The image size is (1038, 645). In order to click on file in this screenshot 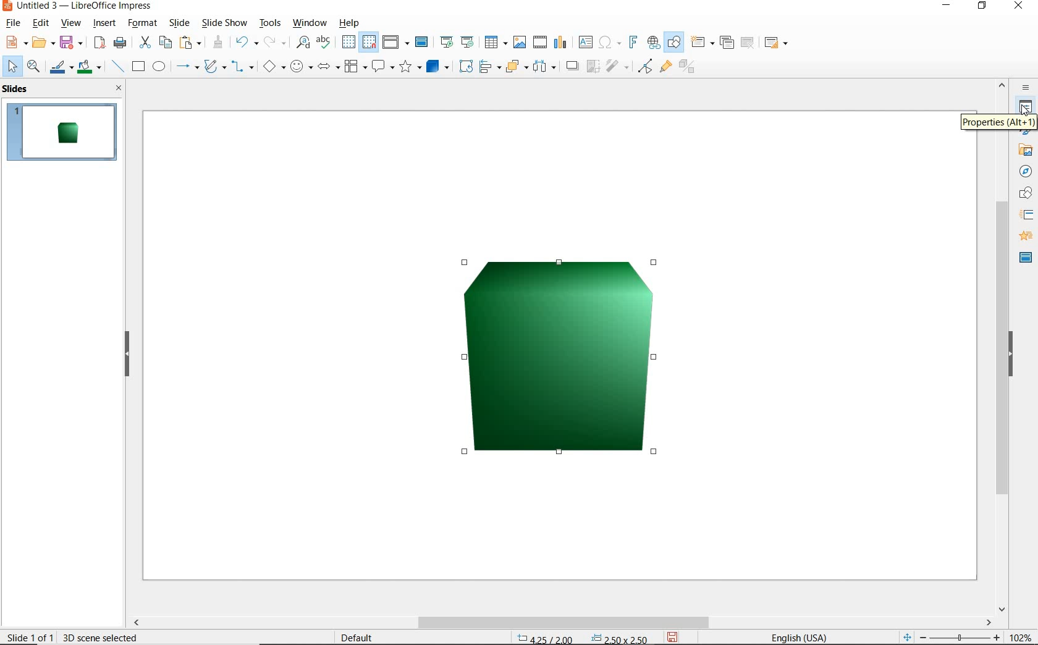, I will do `click(15, 23)`.